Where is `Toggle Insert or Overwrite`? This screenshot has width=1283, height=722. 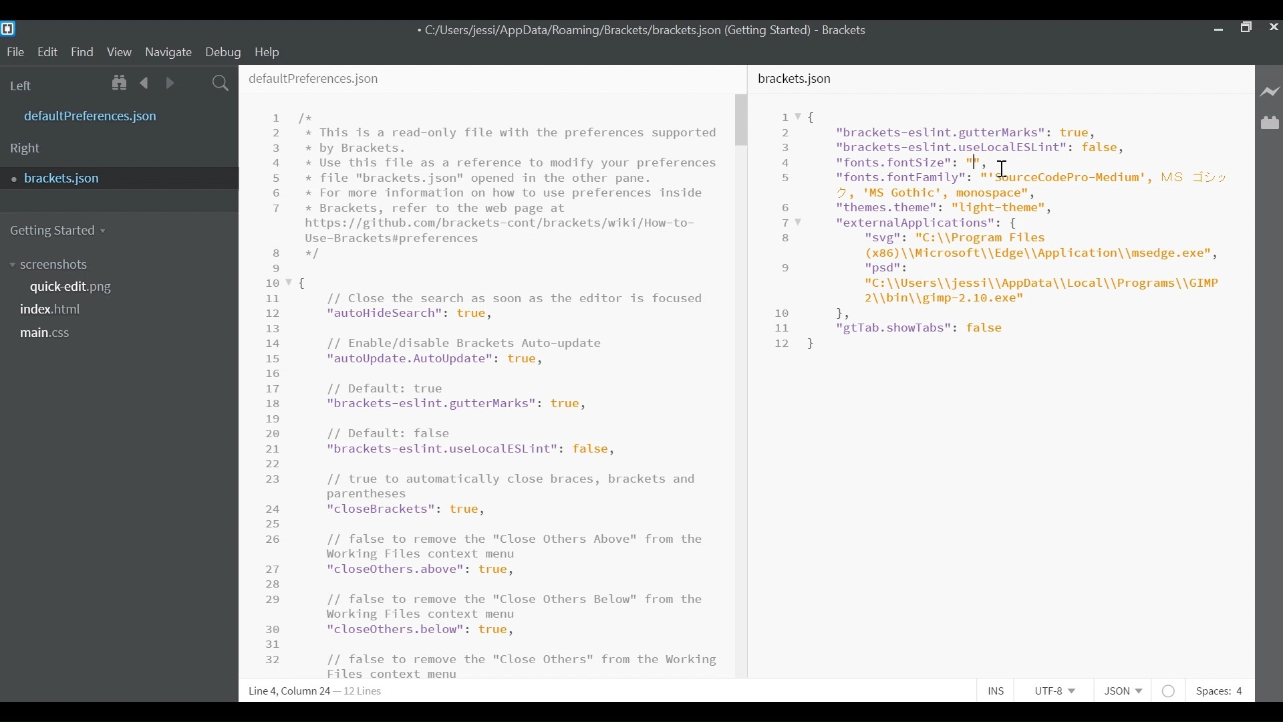 Toggle Insert or Overwrite is located at coordinates (994, 689).